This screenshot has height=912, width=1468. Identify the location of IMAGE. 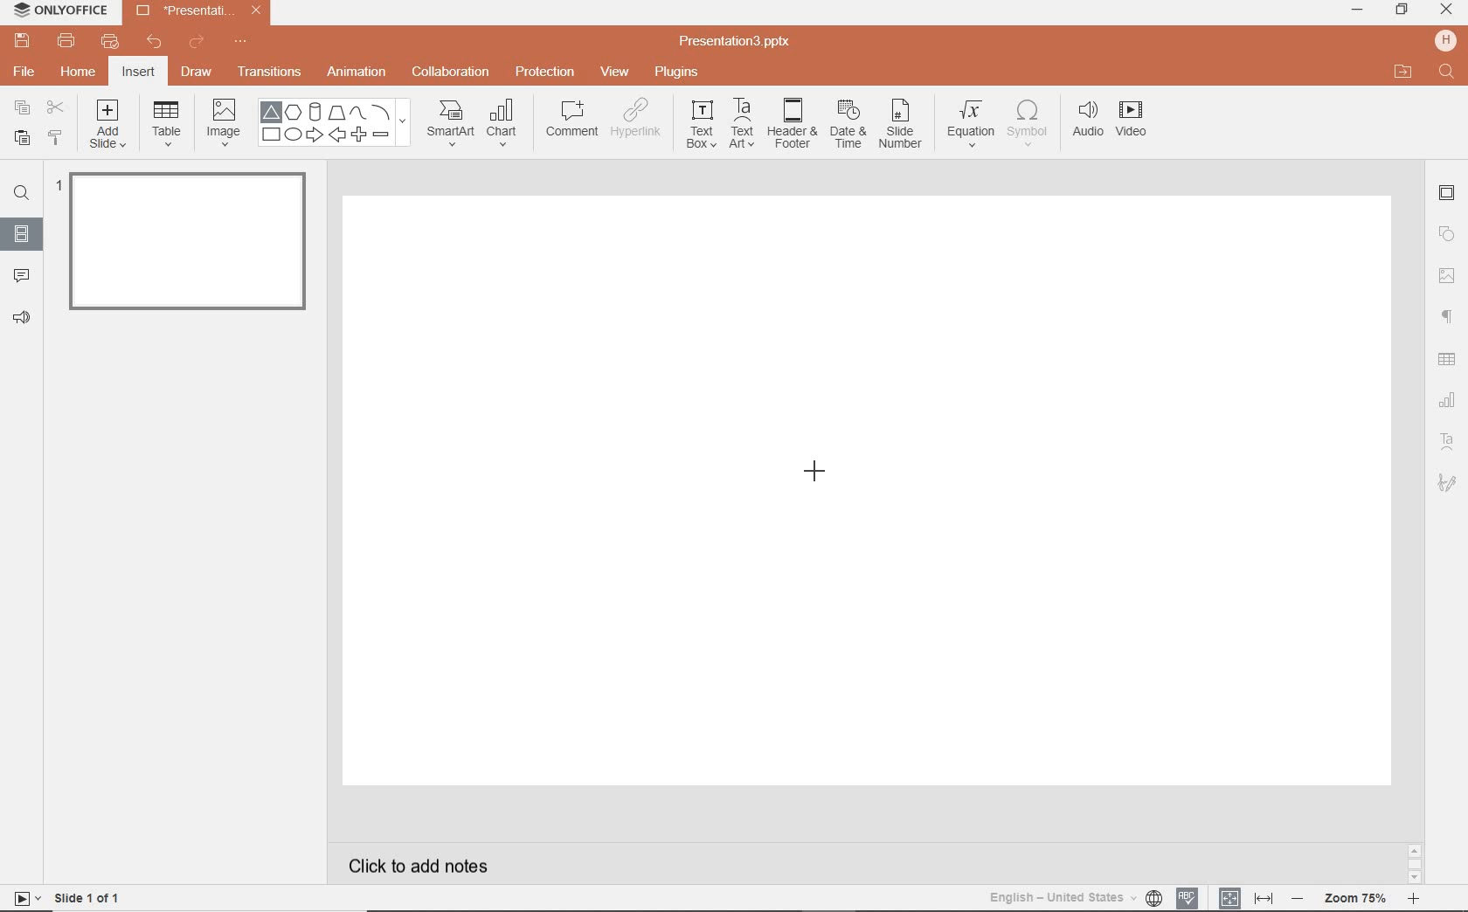
(223, 124).